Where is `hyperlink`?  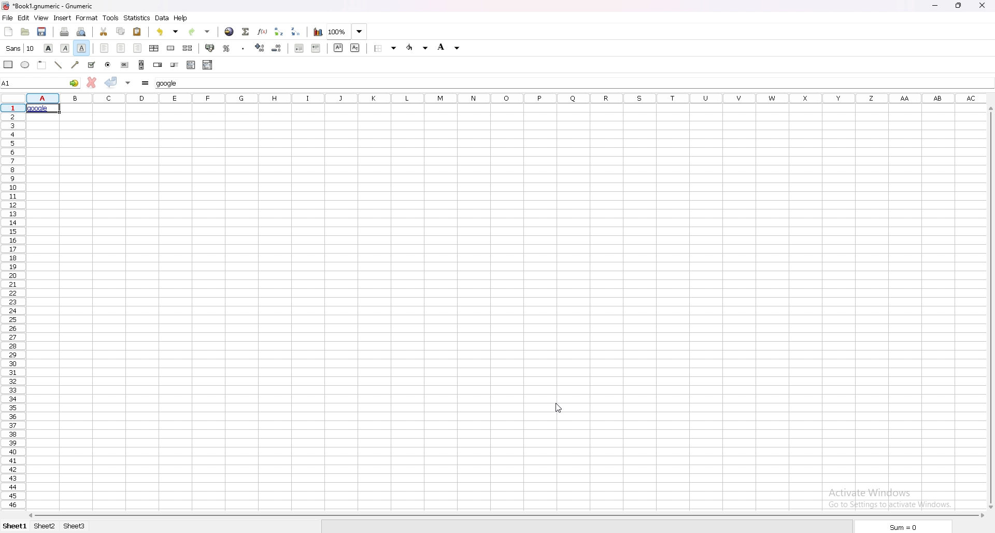
hyperlink is located at coordinates (37, 108).